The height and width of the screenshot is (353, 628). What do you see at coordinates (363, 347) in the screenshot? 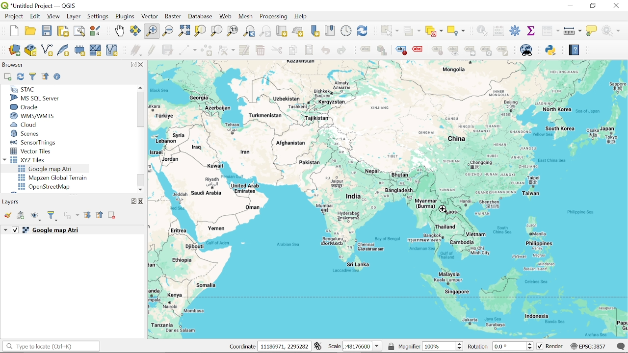
I see `Scale` at bounding box center [363, 347].